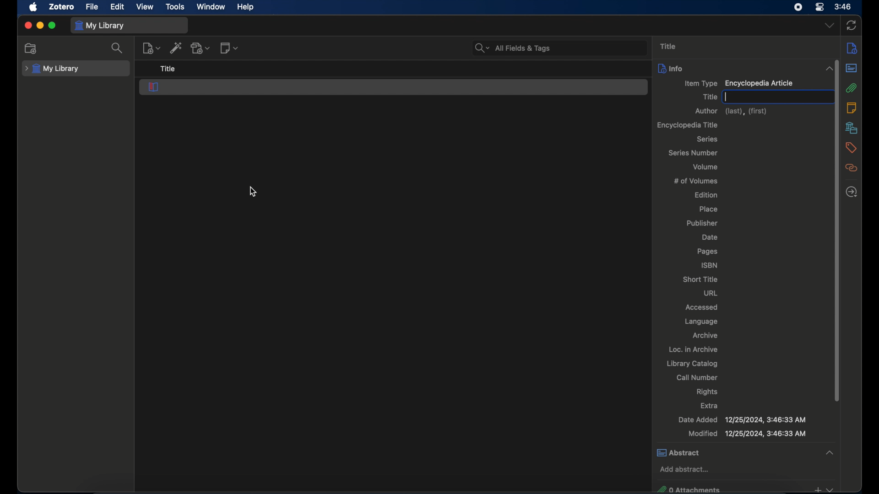 This screenshot has height=494, width=879. Describe the element at coordinates (668, 46) in the screenshot. I see `title` at that location.